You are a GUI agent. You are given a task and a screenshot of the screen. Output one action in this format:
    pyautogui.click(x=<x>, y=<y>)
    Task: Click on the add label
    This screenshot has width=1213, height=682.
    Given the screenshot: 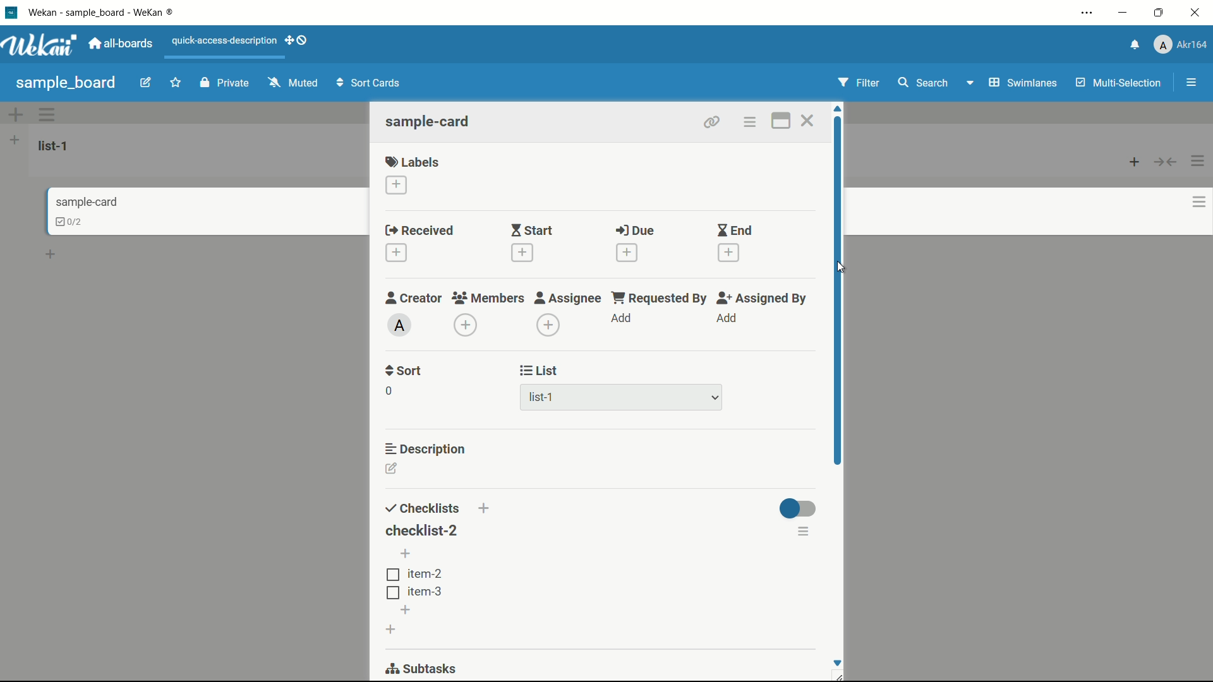 What is the action you would take?
    pyautogui.click(x=396, y=185)
    